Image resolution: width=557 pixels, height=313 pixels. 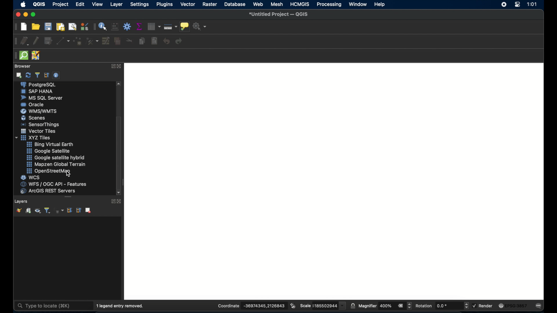 I want to click on wcs, so click(x=30, y=178).